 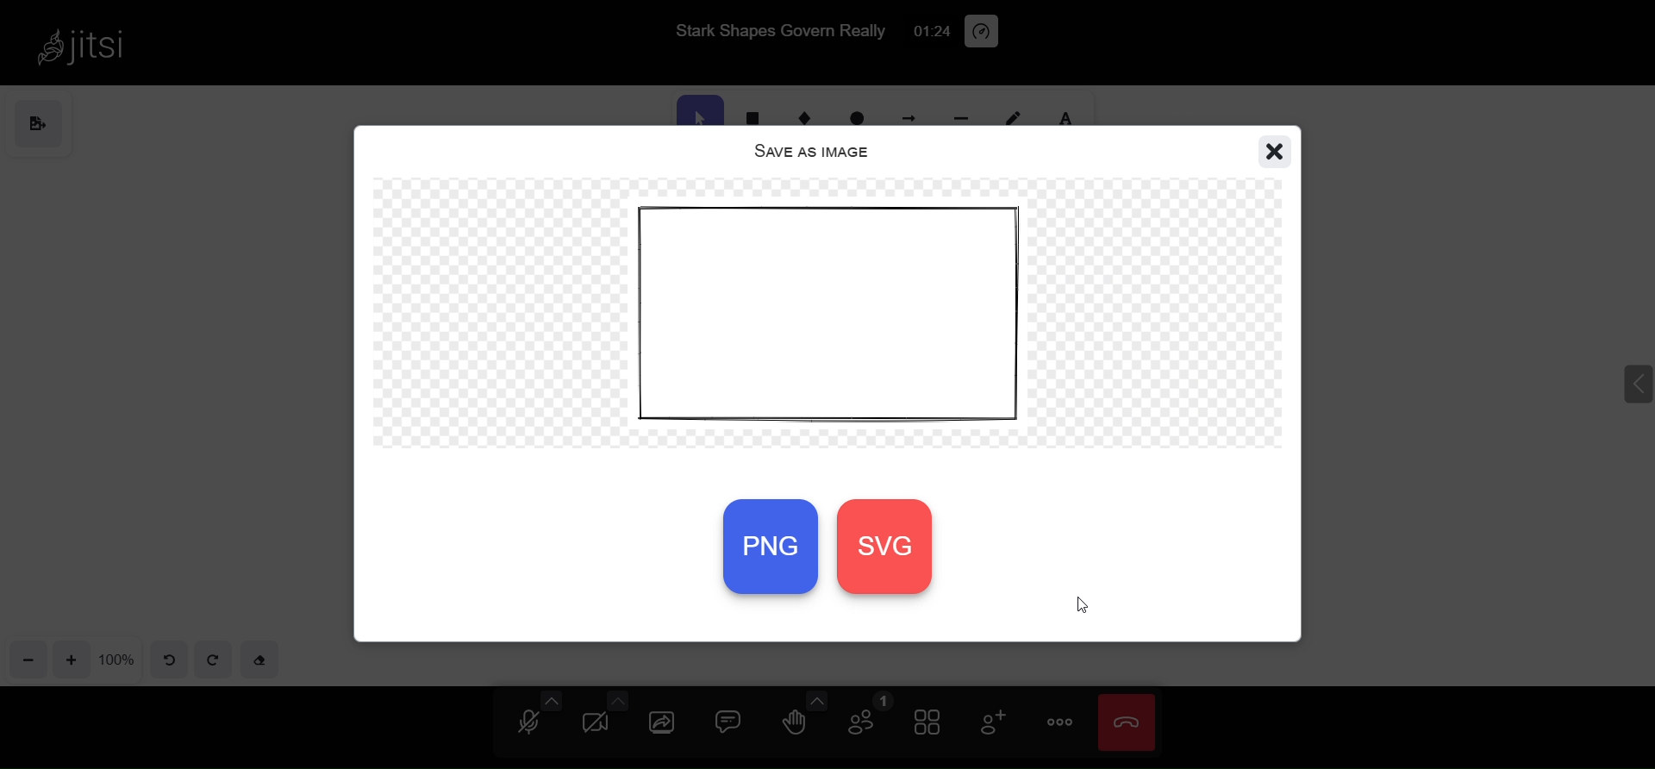 I want to click on cursor, so click(x=1083, y=609).